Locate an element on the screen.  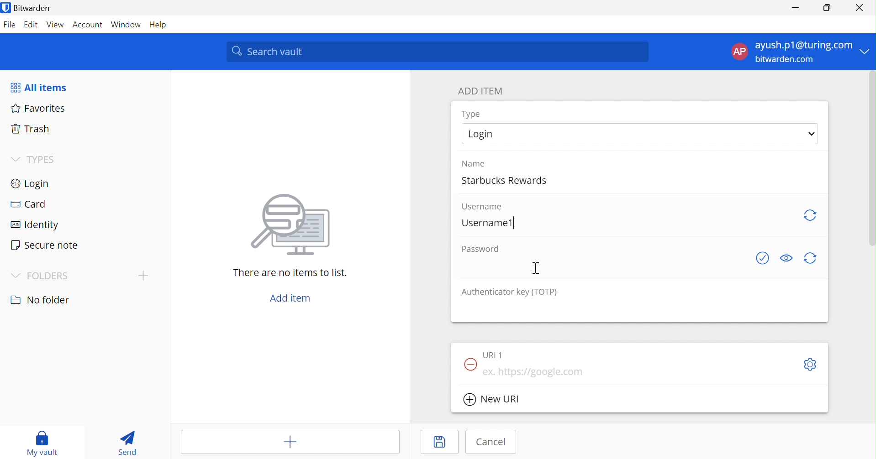
Window is located at coordinates (127, 25).